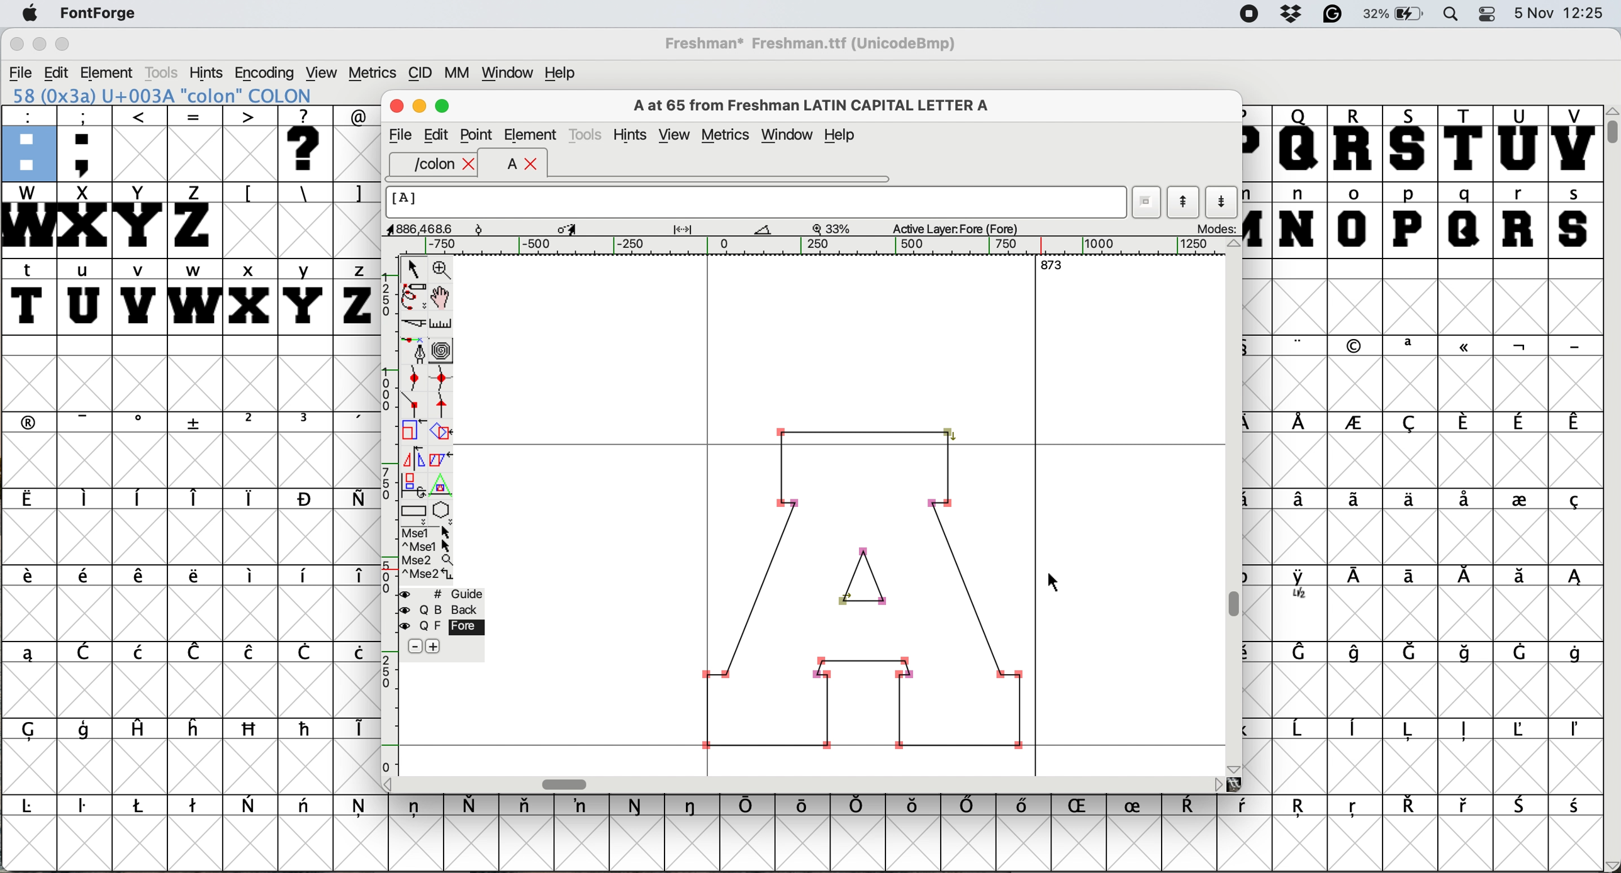 The width and height of the screenshot is (1621, 873). Describe the element at coordinates (35, 806) in the screenshot. I see `symbol` at that location.